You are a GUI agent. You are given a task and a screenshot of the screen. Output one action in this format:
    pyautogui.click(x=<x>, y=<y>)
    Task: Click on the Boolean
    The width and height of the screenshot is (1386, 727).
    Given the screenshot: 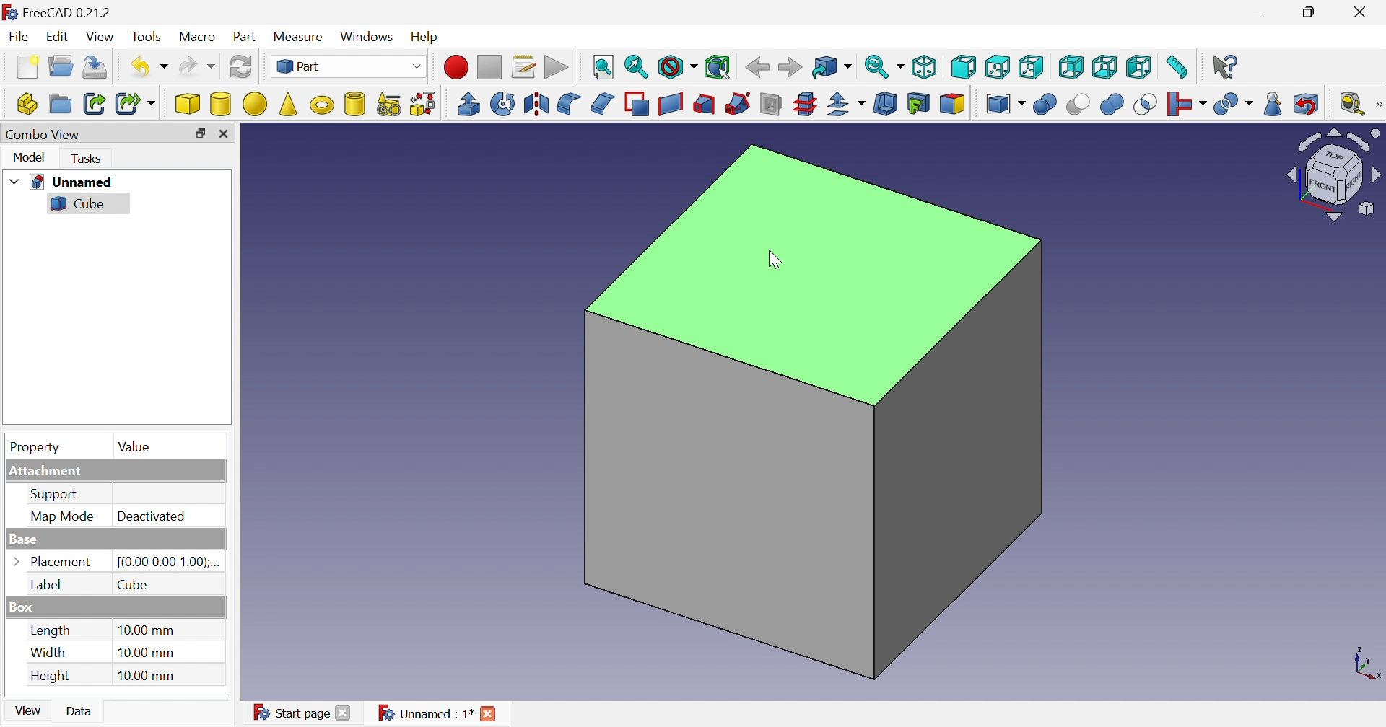 What is the action you would take?
    pyautogui.click(x=1046, y=104)
    